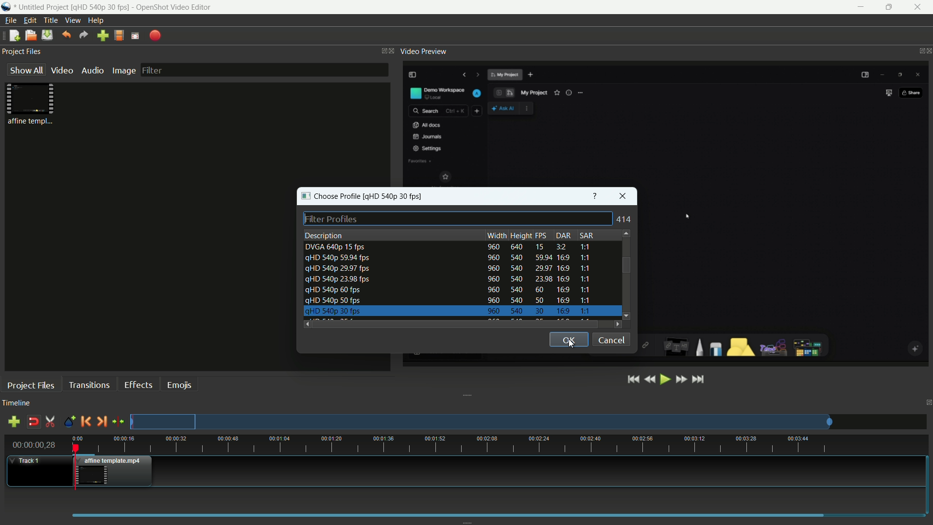  Describe the element at coordinates (686, 215) in the screenshot. I see `cursor` at that location.